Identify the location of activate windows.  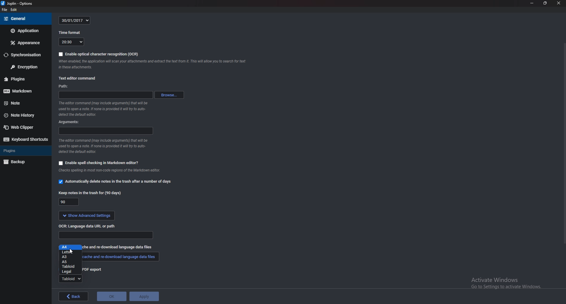
(501, 284).